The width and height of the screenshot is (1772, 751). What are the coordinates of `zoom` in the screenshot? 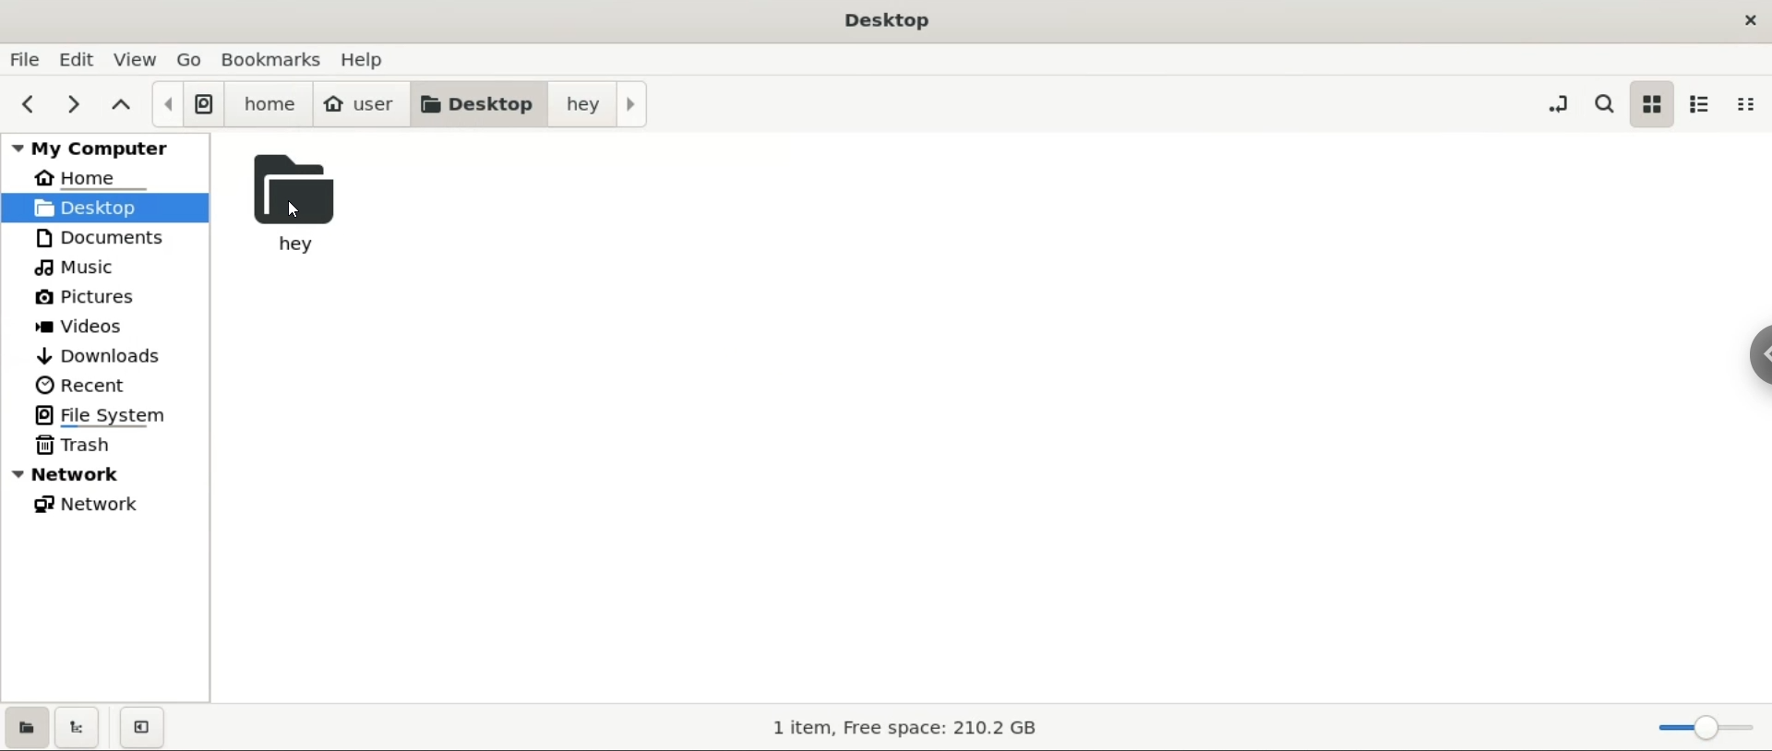 It's located at (1704, 728).